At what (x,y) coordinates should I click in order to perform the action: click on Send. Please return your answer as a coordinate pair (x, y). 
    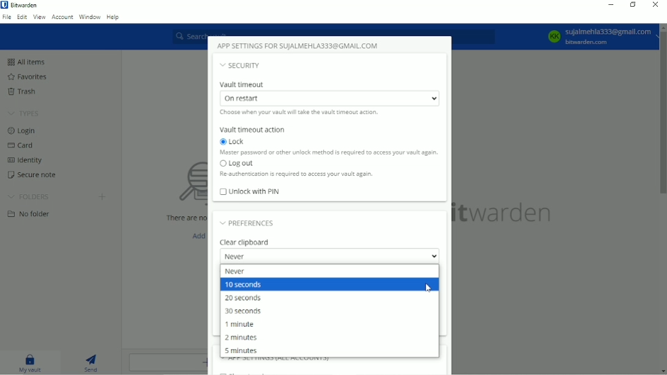
    Looking at the image, I should click on (92, 362).